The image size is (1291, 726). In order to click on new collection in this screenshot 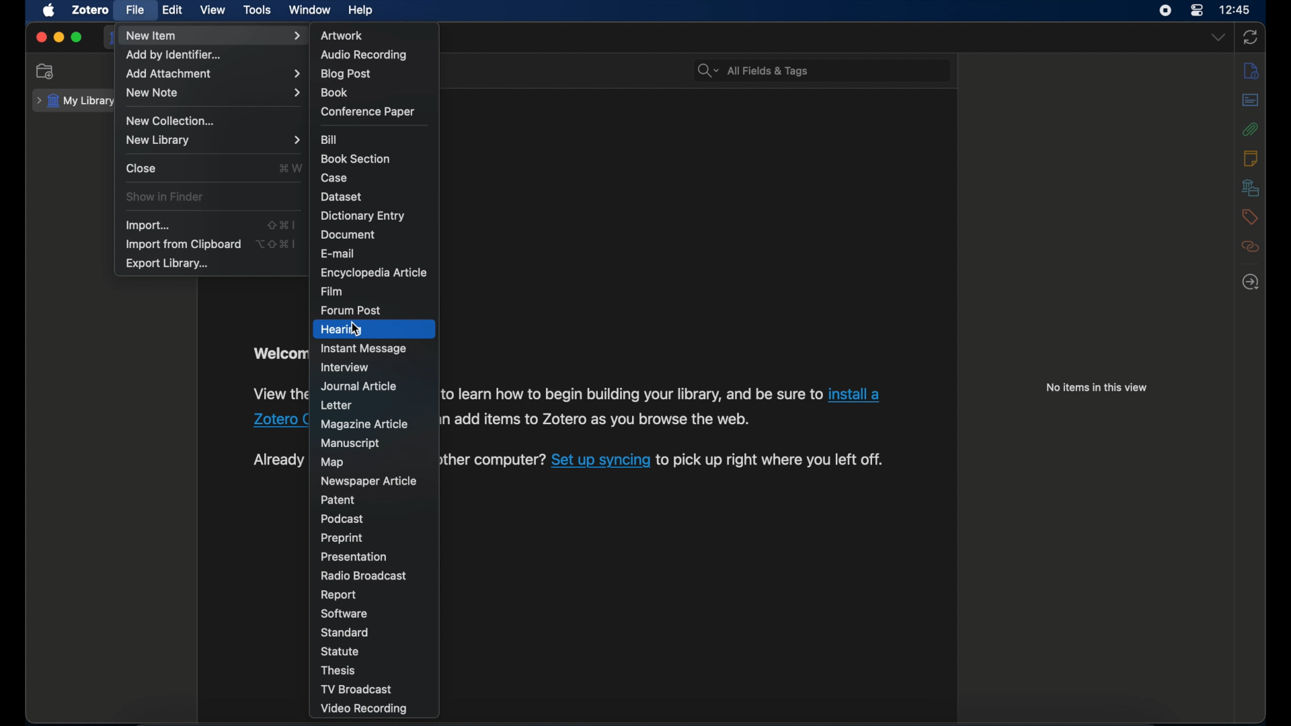, I will do `click(47, 71)`.